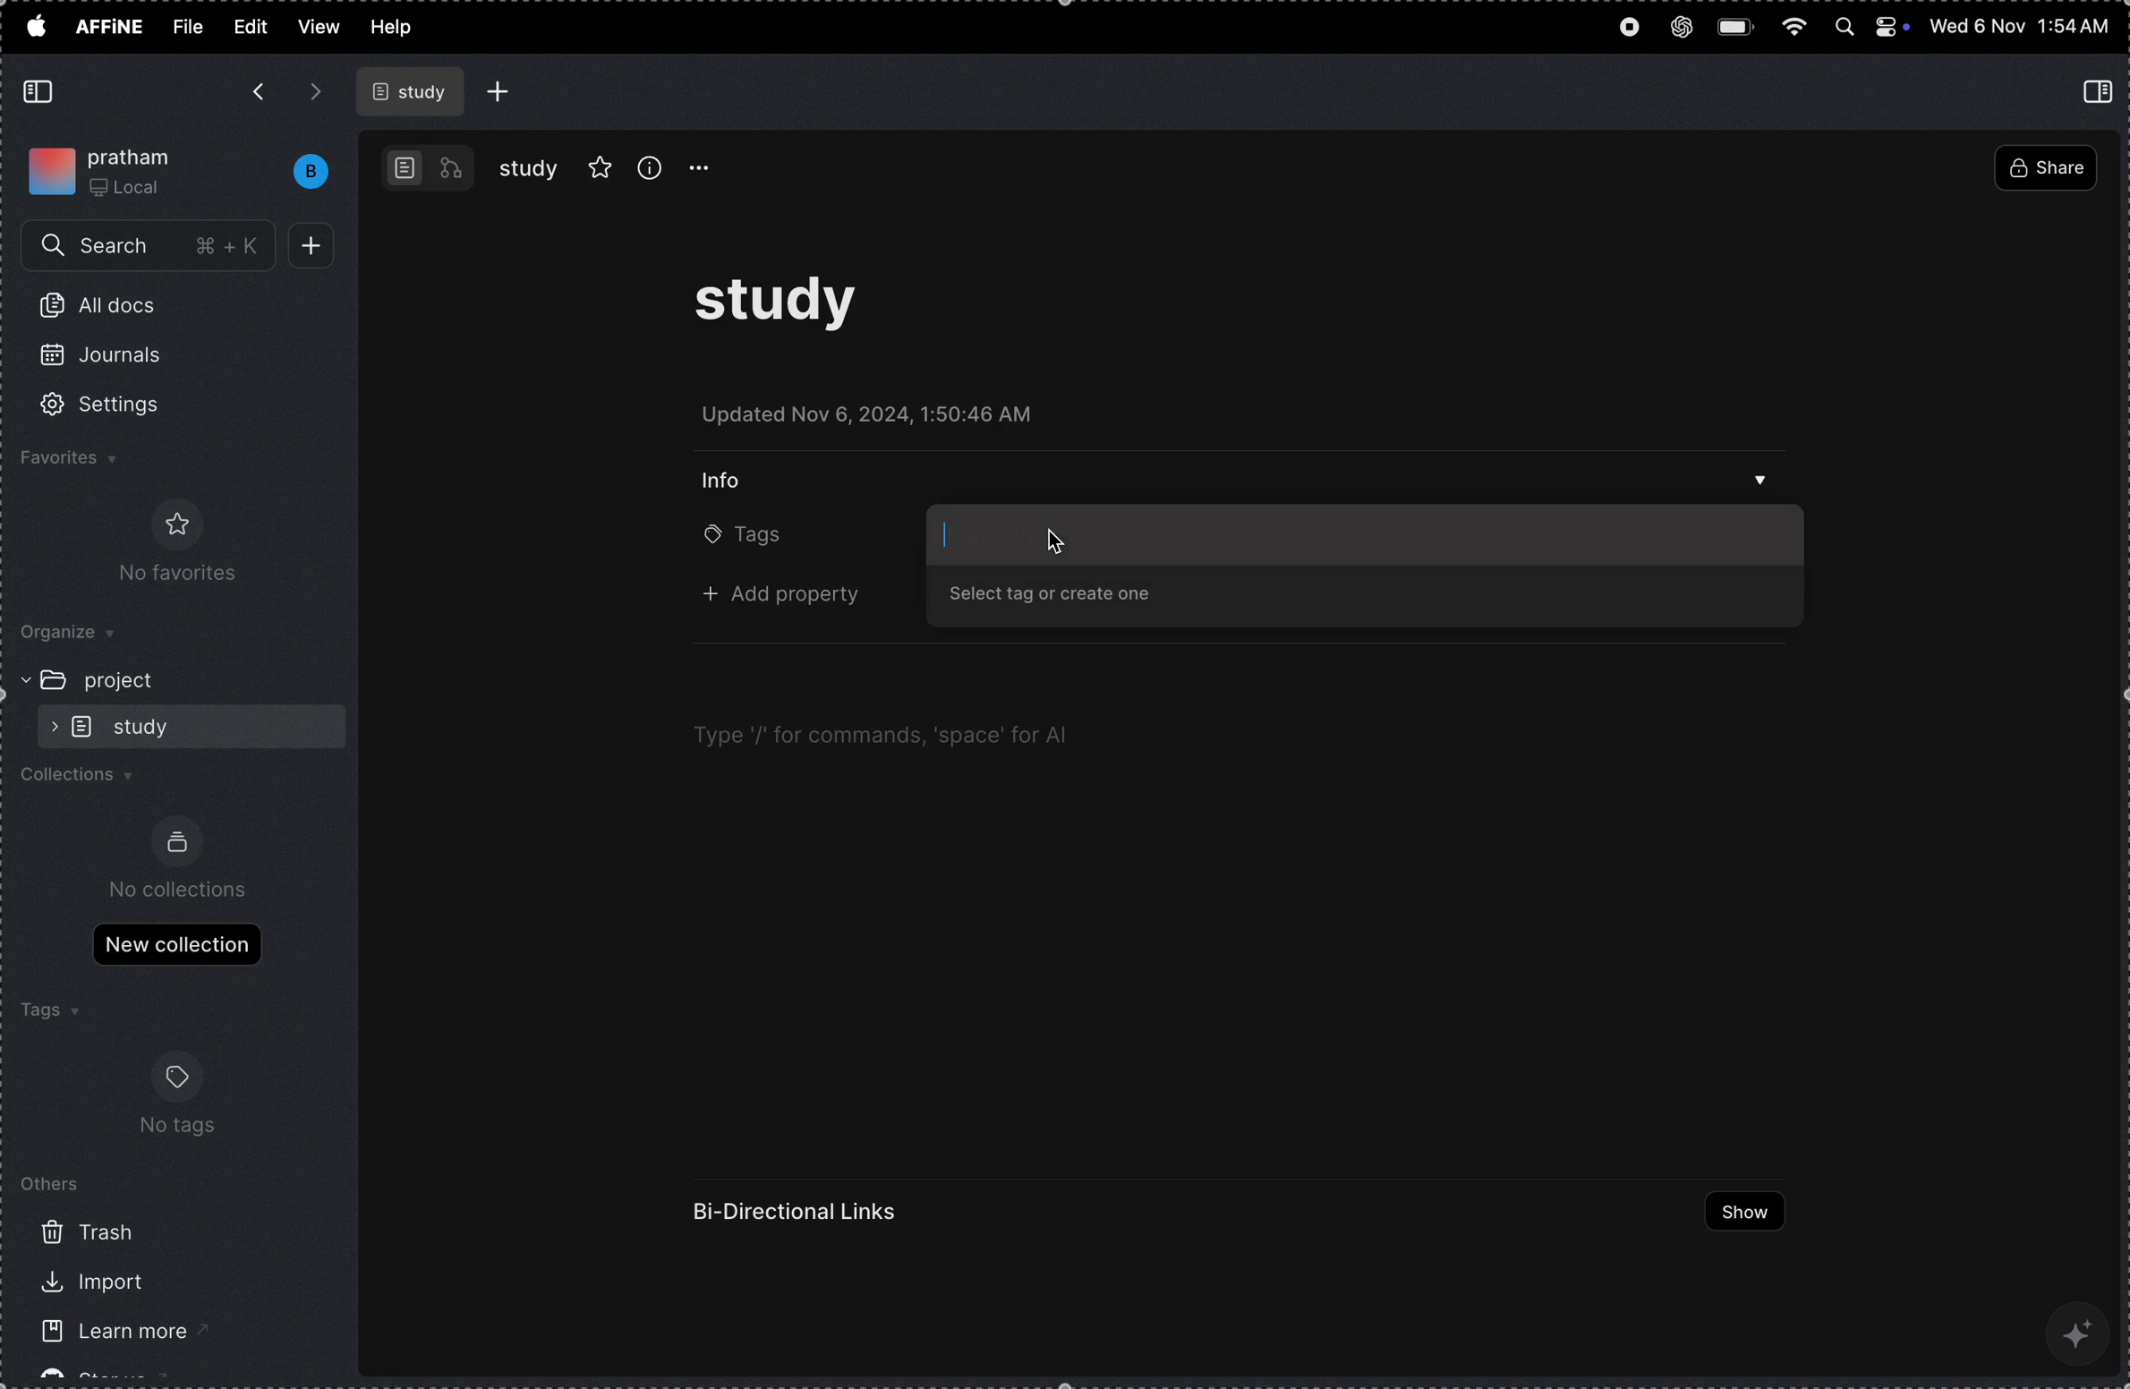 The width and height of the screenshot is (2130, 1389). I want to click on info, so click(650, 166).